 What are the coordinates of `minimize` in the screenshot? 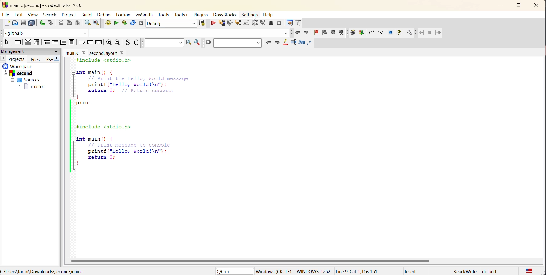 It's located at (503, 5).